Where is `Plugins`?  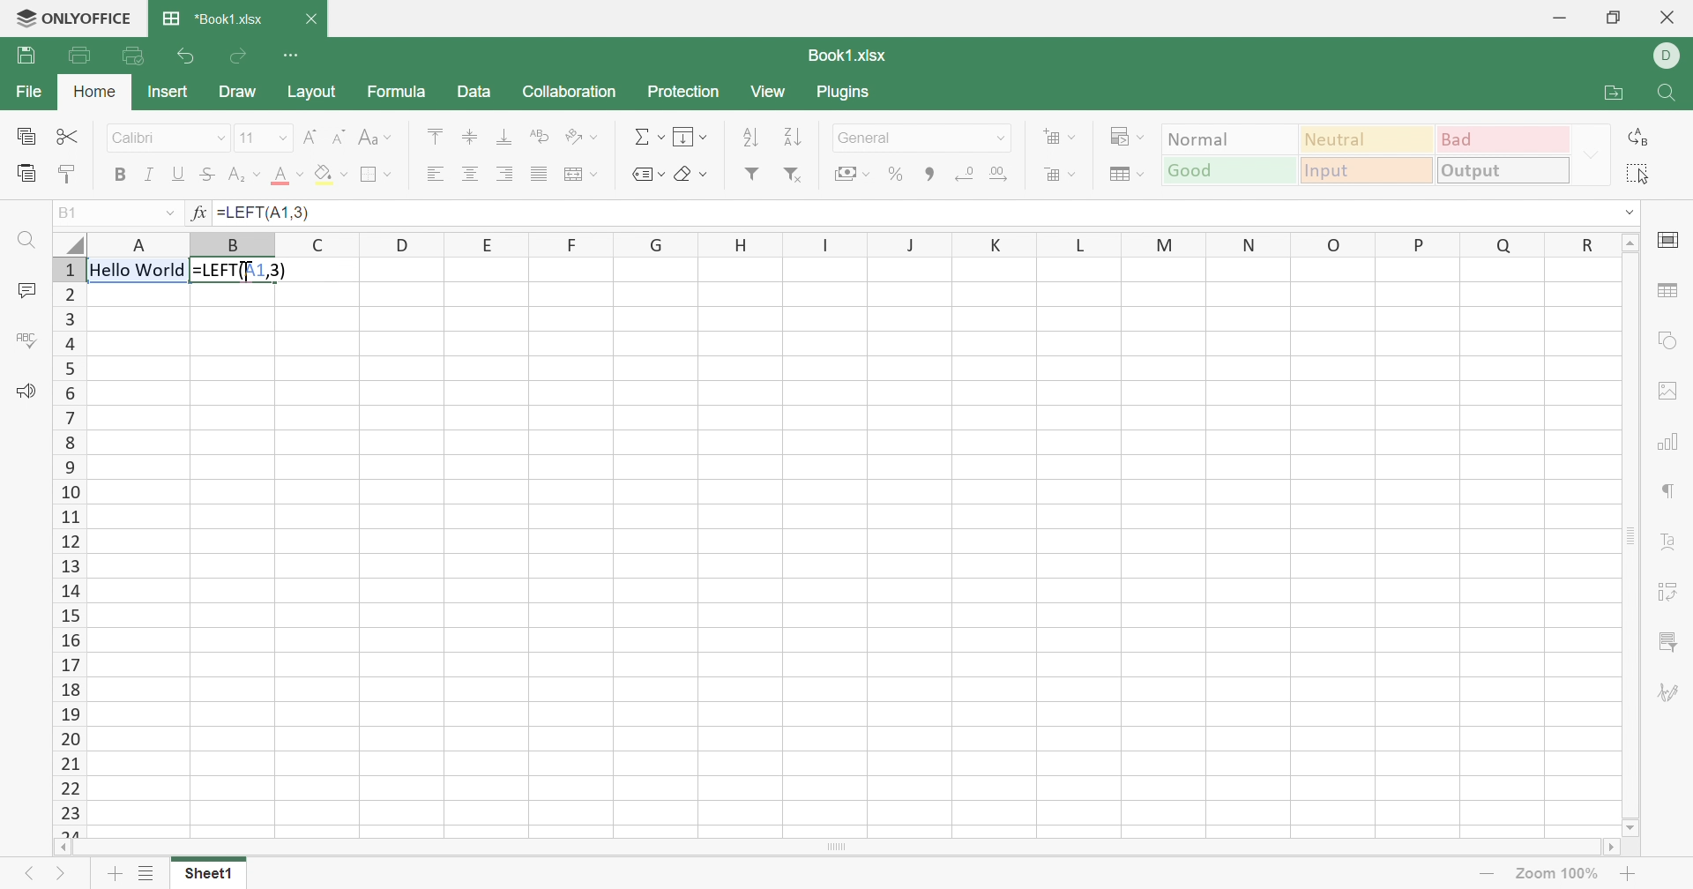
Plugins is located at coordinates (842, 94).